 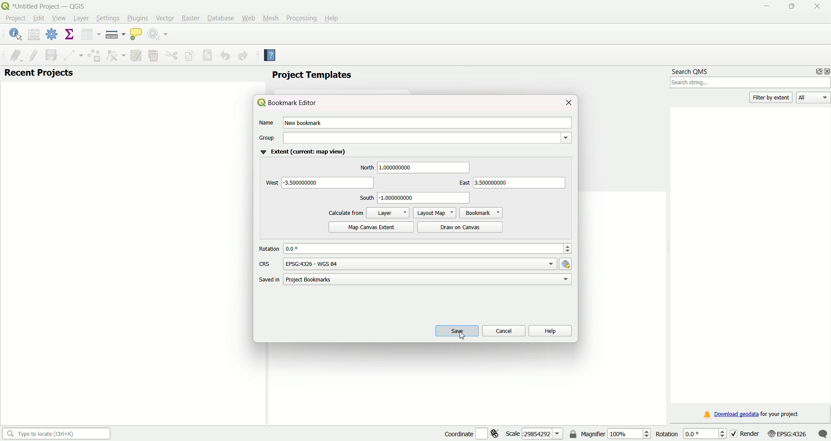 What do you see at coordinates (153, 56) in the screenshot?
I see `delete selected` at bounding box center [153, 56].